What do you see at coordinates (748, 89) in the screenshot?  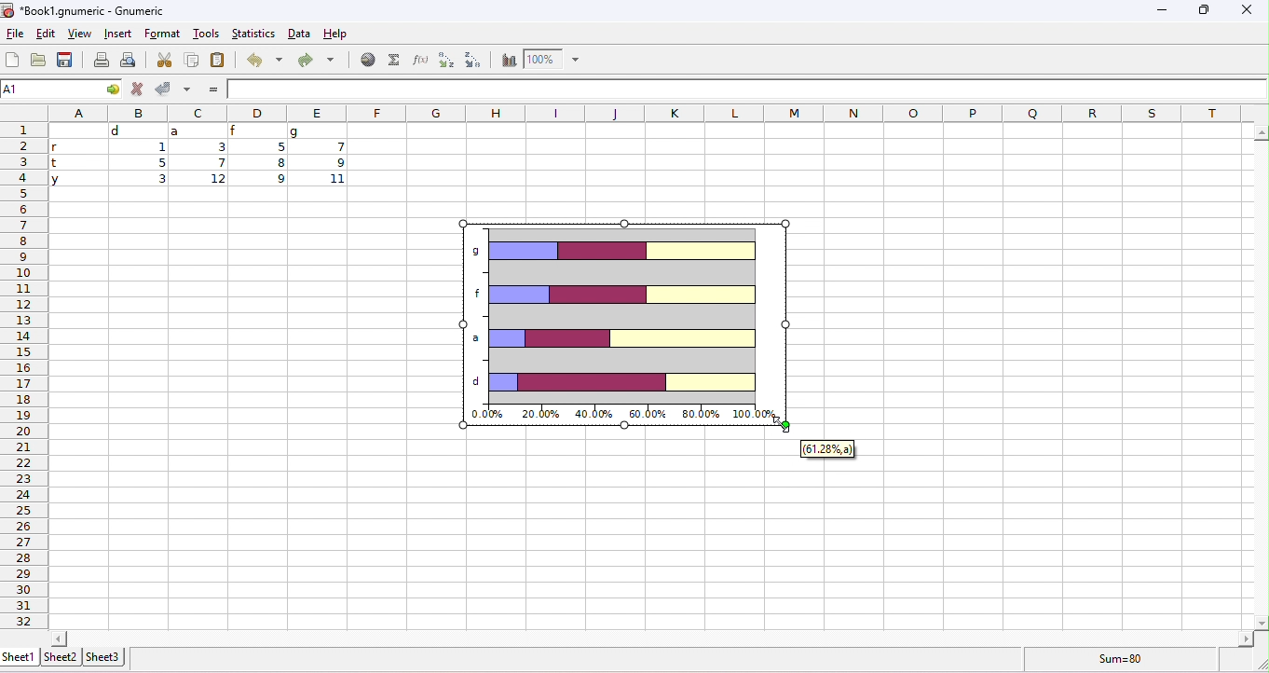 I see `formula bar` at bounding box center [748, 89].